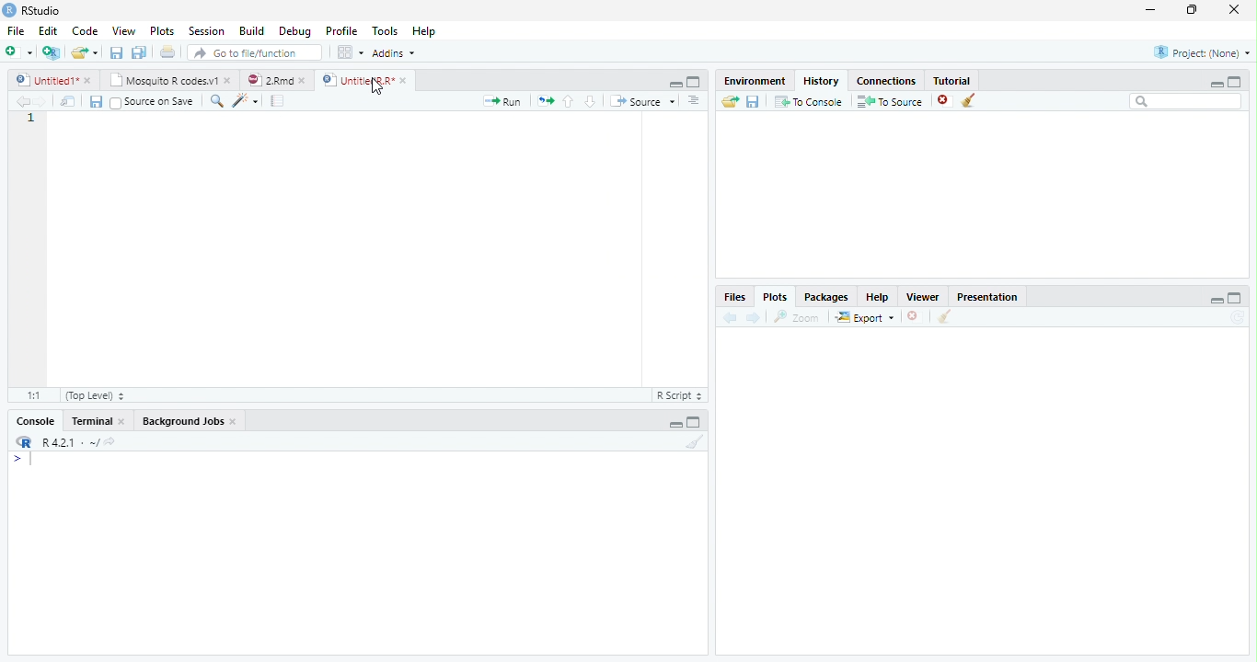 The image size is (1257, 662). Describe the element at coordinates (730, 102) in the screenshot. I see `Load history from an existing file` at that location.